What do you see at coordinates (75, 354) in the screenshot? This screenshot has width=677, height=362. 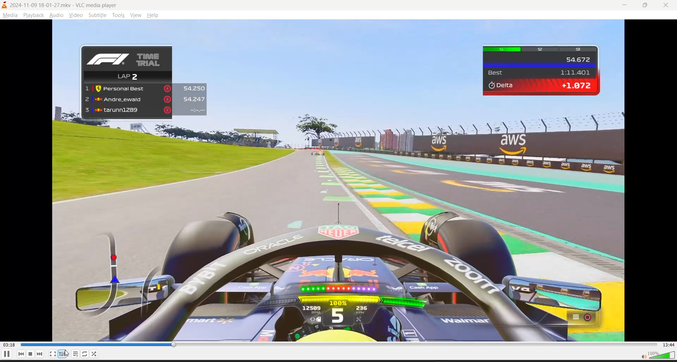 I see `playlist` at bounding box center [75, 354].